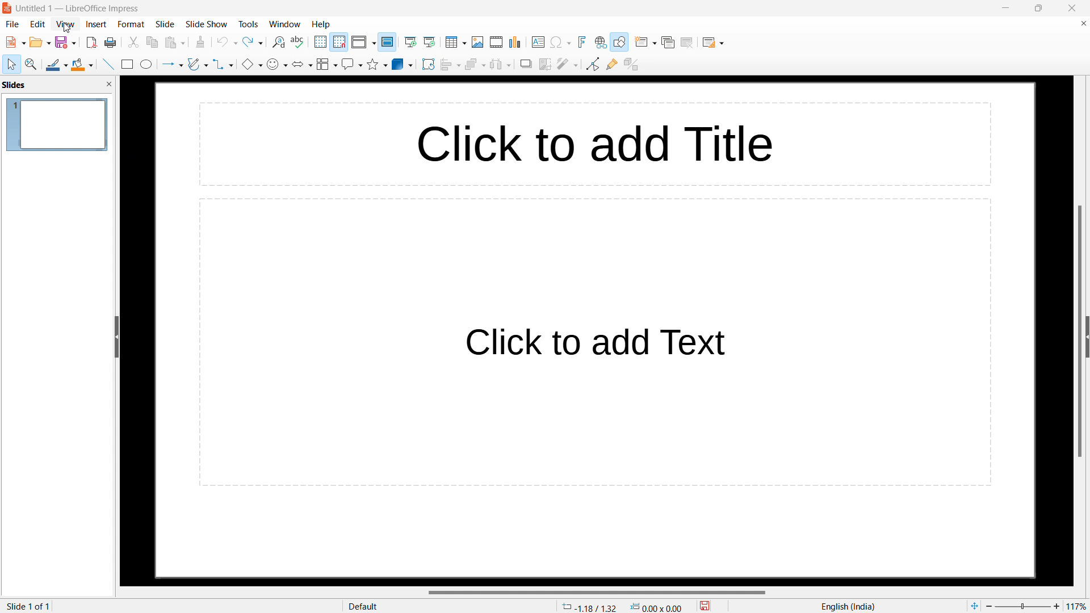 This screenshot has height=613, width=1090. I want to click on insert image, so click(478, 42).